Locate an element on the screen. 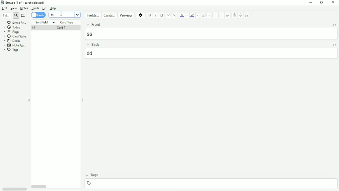 This screenshot has width=339, height=191. Select is located at coordinates (23, 16).